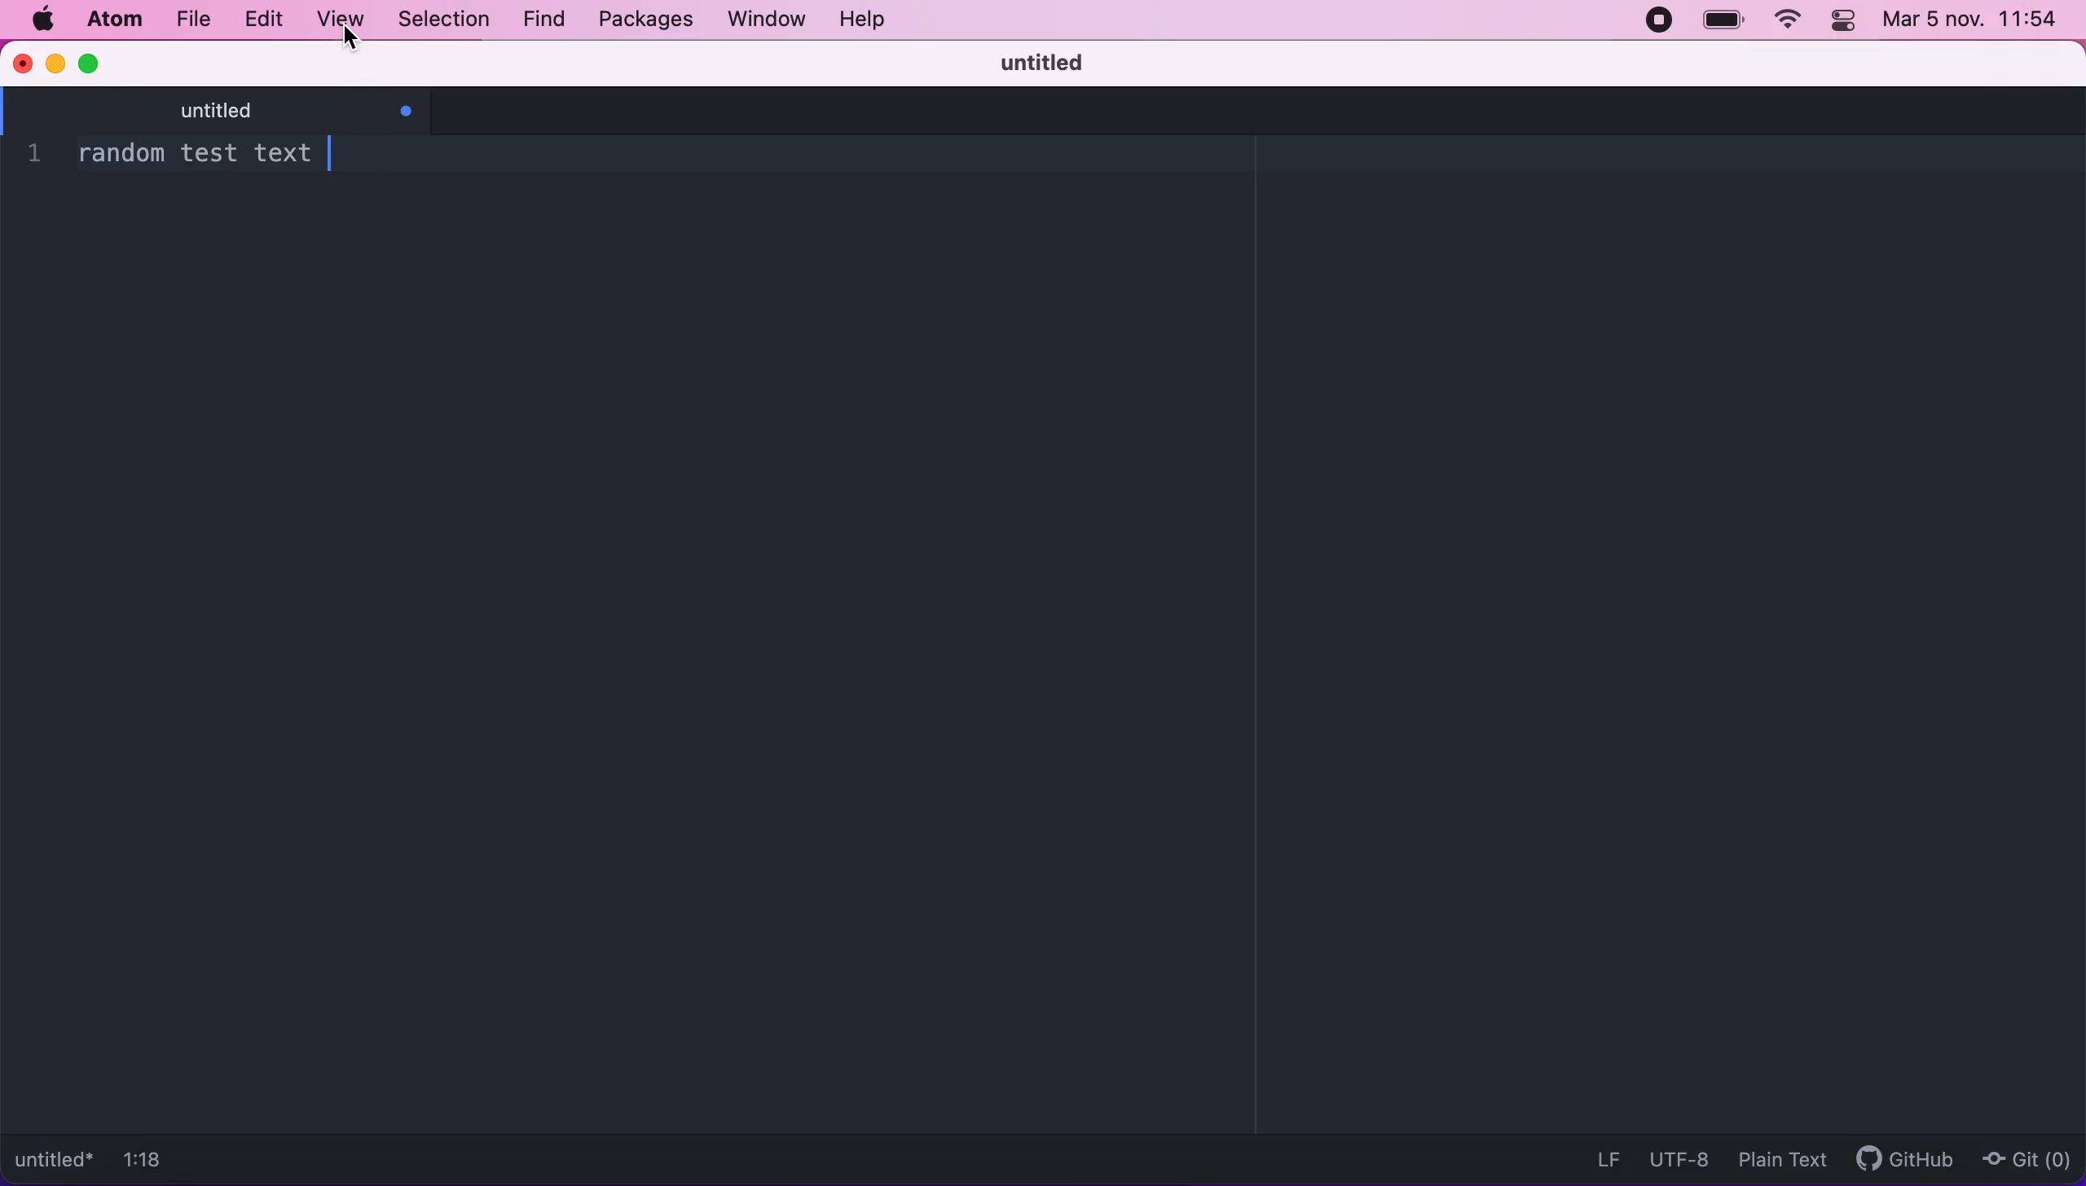 Image resolution: width=2086 pixels, height=1186 pixels. I want to click on maximize, so click(93, 62).